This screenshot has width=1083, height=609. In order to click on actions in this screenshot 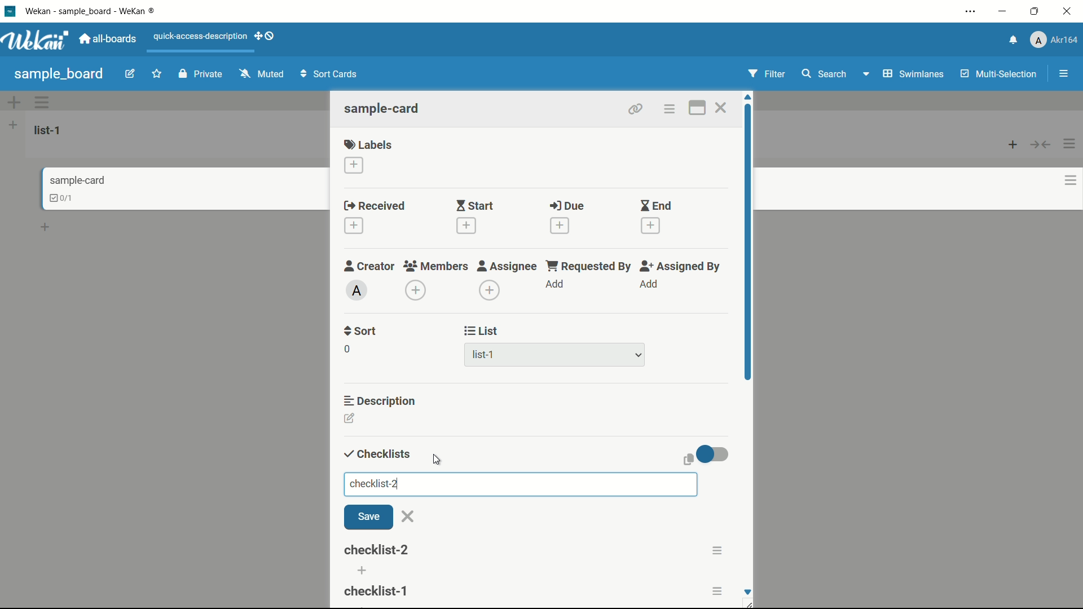, I will do `click(719, 589)`.